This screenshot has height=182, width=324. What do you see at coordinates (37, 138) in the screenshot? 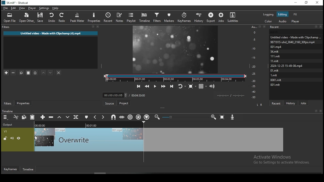
I see `mouse pointer` at bounding box center [37, 138].